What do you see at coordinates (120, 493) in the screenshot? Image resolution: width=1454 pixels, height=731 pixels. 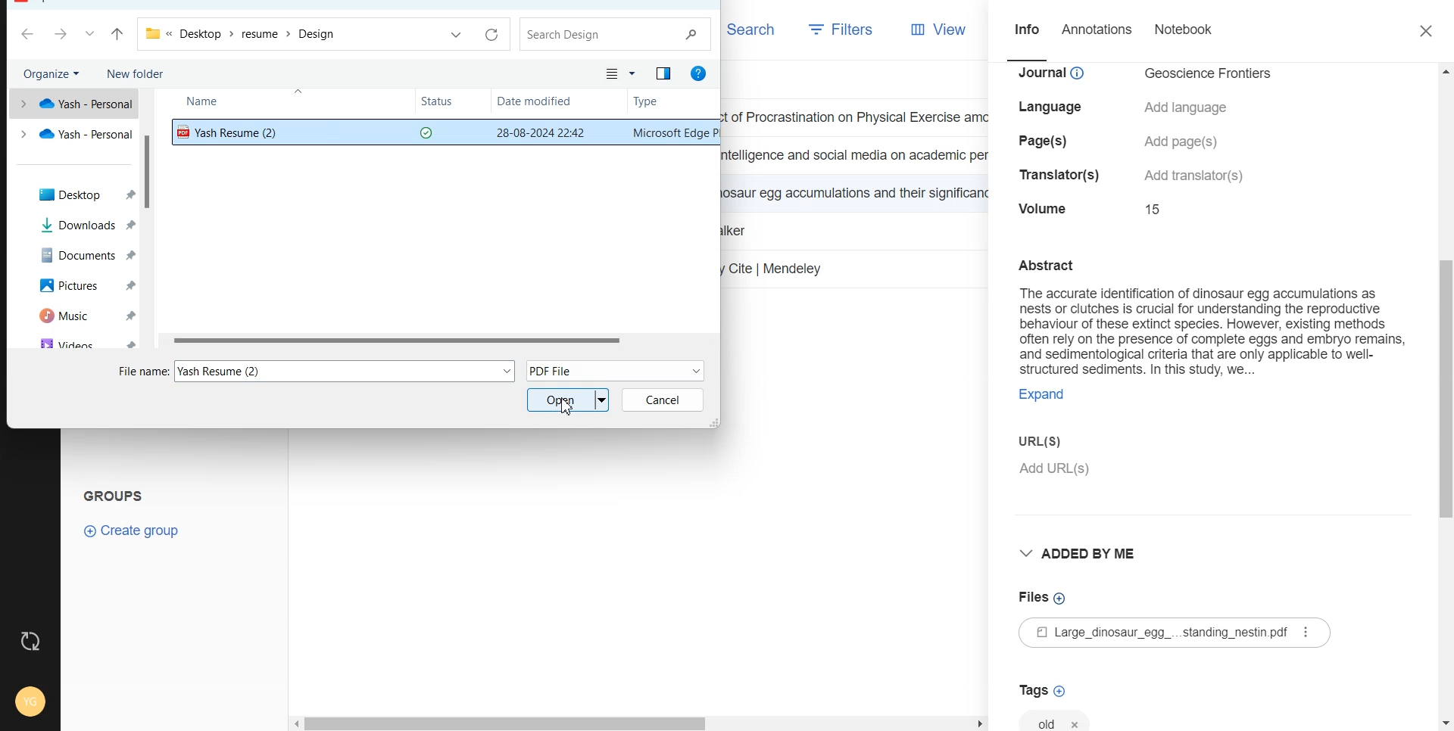 I see `Text` at bounding box center [120, 493].